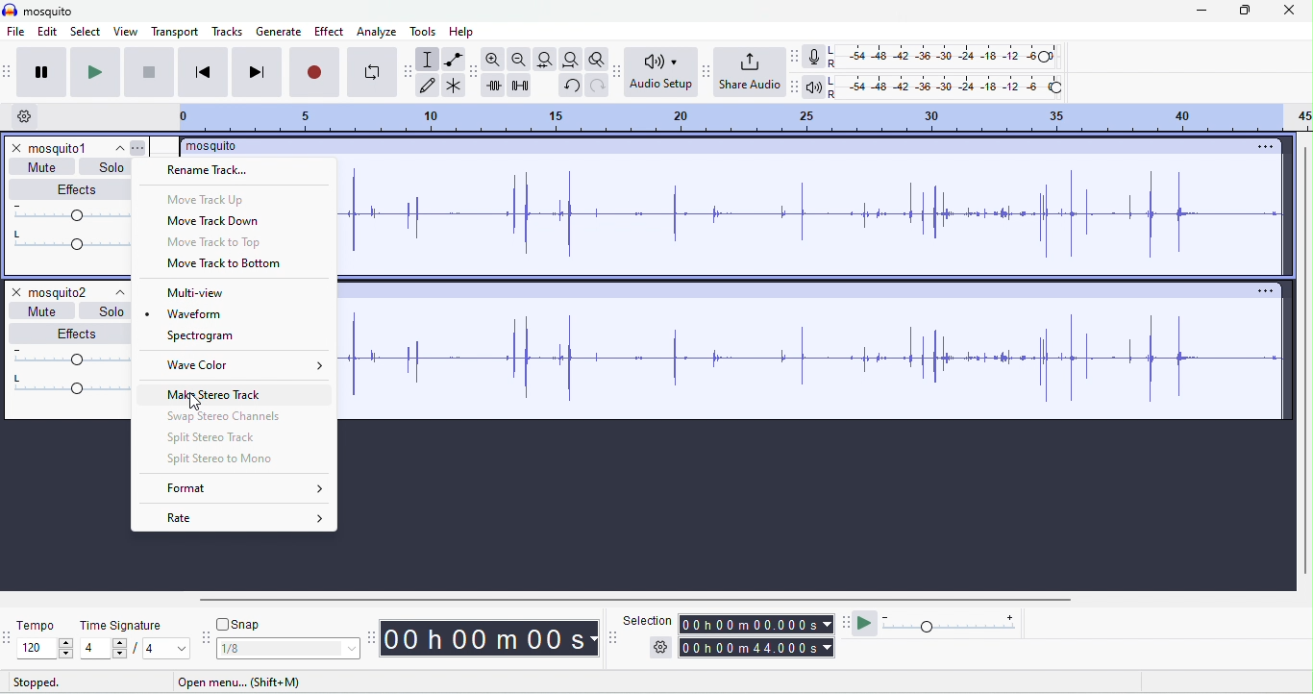 The image size is (1313, 694). I want to click on view, so click(127, 33).